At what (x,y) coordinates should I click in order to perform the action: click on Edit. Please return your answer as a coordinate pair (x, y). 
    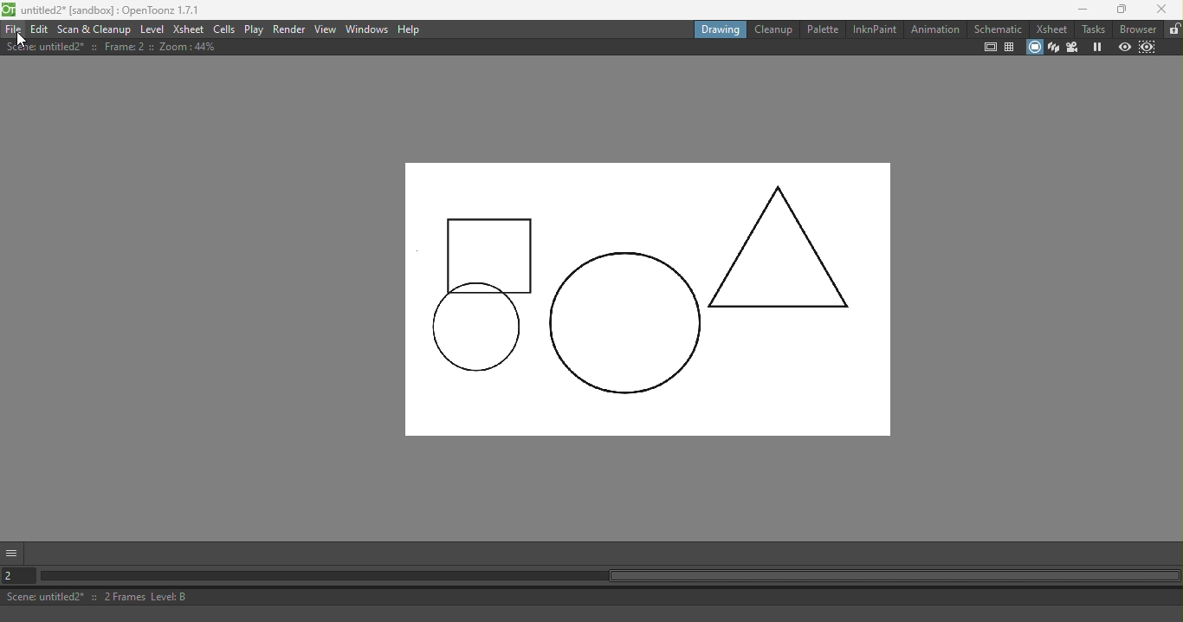
    Looking at the image, I should click on (41, 29).